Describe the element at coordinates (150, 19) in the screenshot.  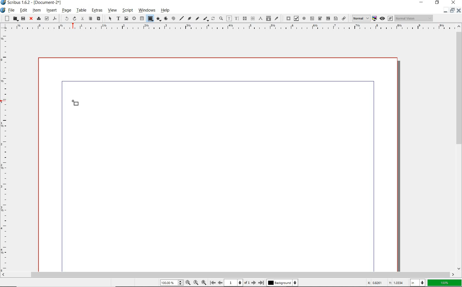
I see `shape` at that location.